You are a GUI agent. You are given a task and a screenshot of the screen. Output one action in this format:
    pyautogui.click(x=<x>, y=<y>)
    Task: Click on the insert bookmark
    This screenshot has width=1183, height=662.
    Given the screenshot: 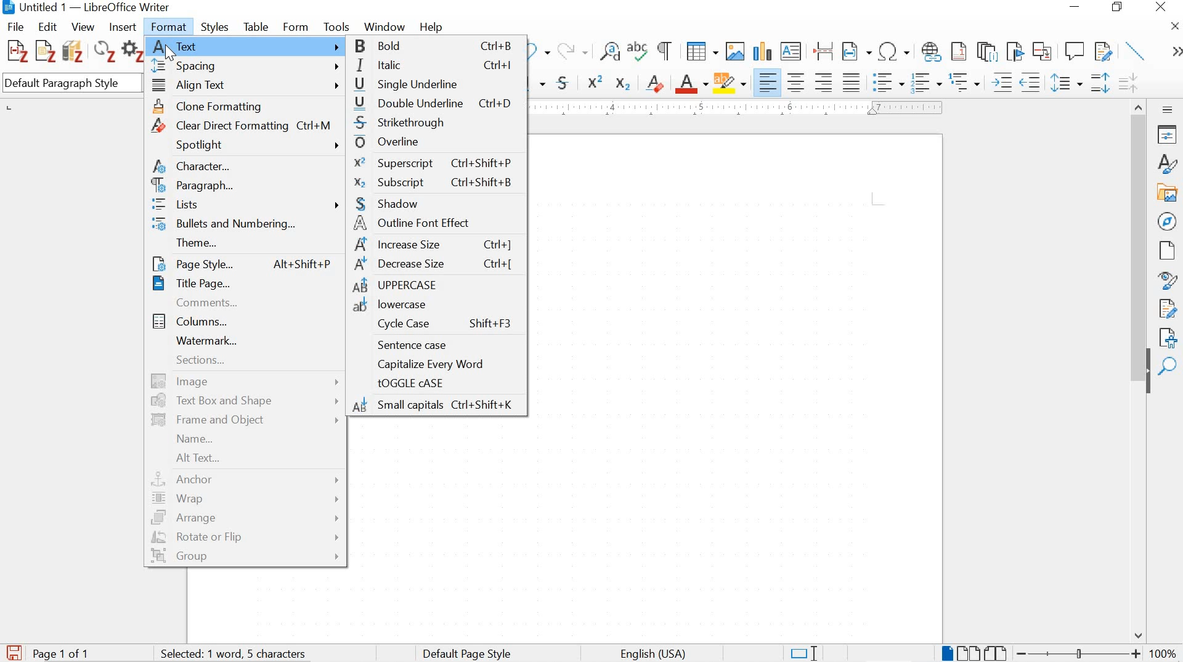 What is the action you would take?
    pyautogui.click(x=1014, y=51)
    